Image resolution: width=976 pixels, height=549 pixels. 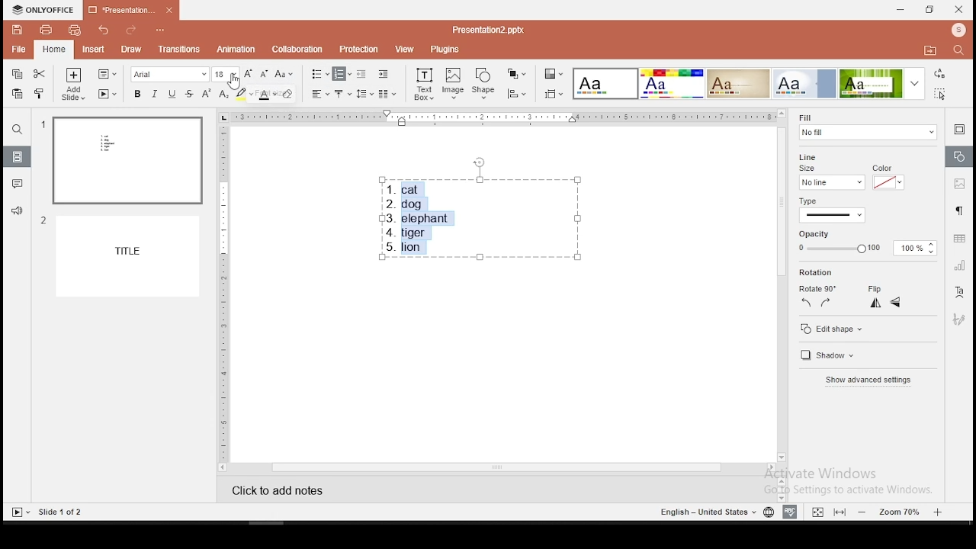 What do you see at coordinates (152, 95) in the screenshot?
I see `italics` at bounding box center [152, 95].